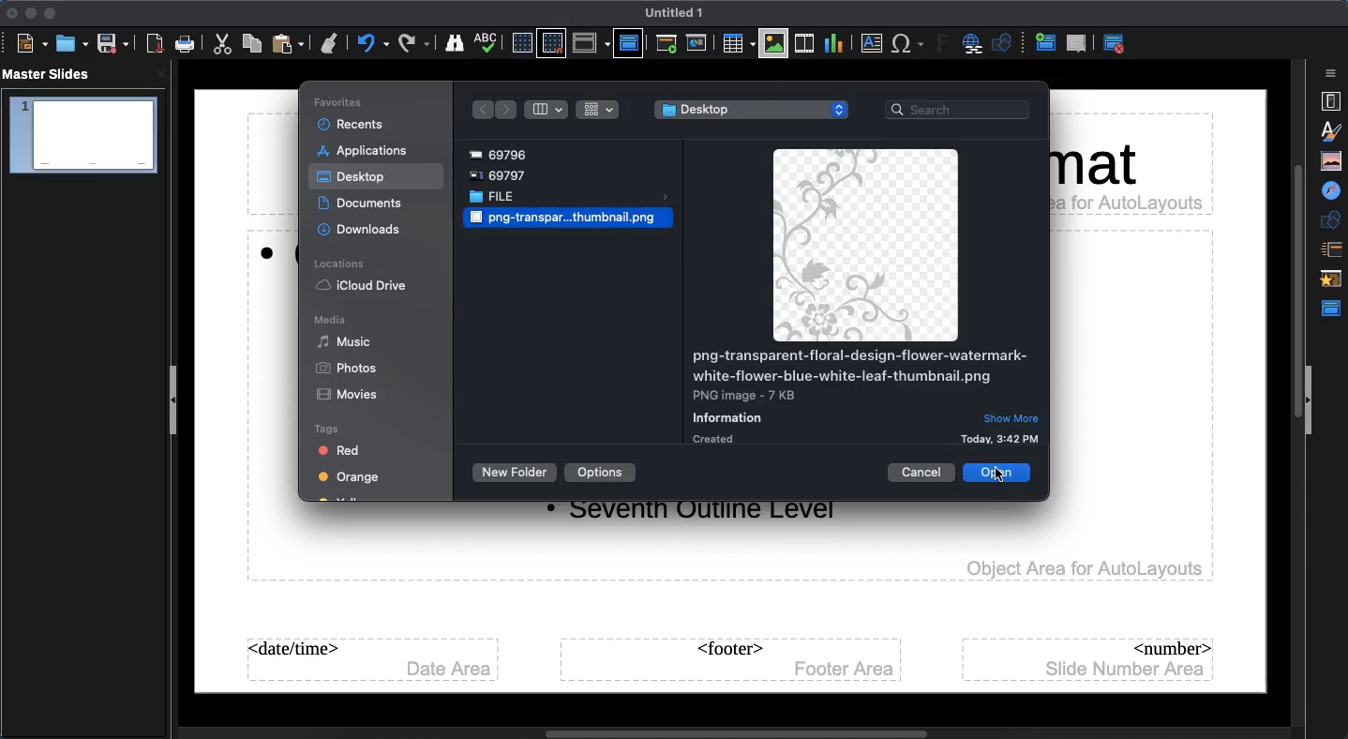 This screenshot has height=739, width=1348. I want to click on horizontal Scrollbar, so click(701, 731).